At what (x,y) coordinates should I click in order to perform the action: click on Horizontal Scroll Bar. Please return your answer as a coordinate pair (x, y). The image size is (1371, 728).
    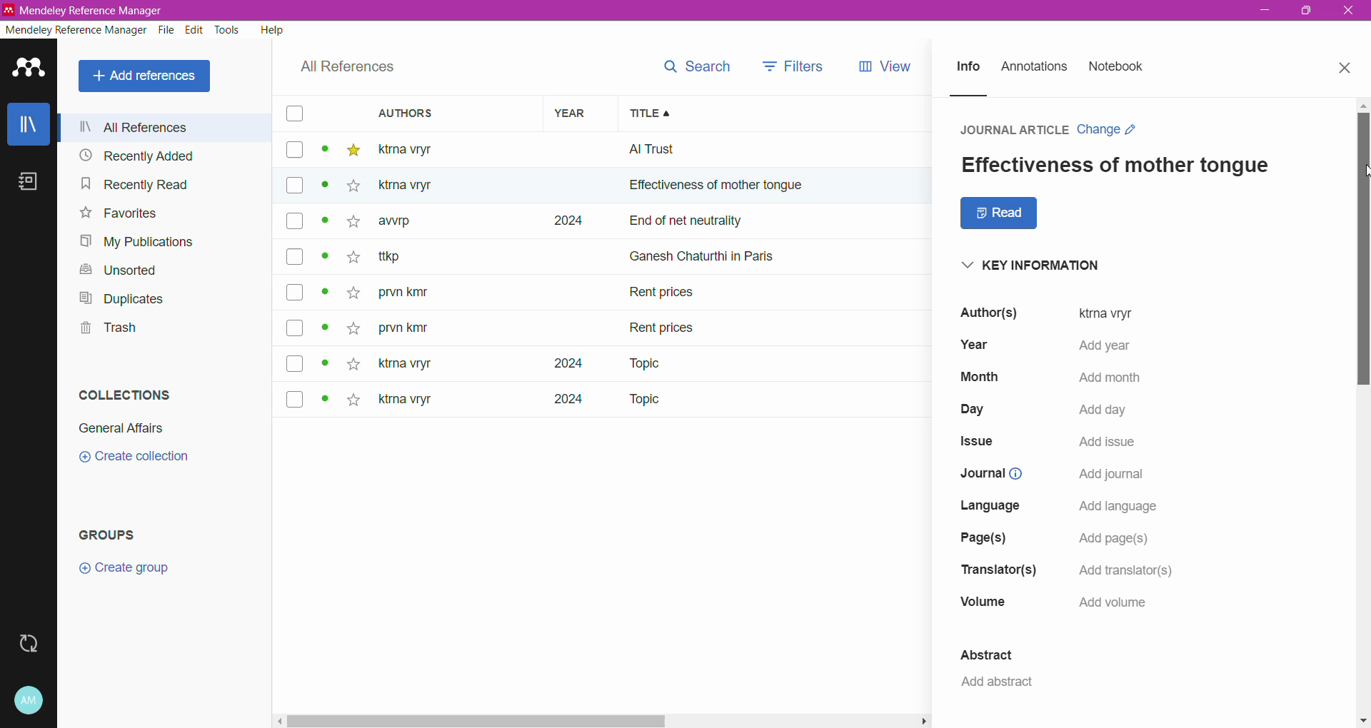
    Looking at the image, I should click on (603, 720).